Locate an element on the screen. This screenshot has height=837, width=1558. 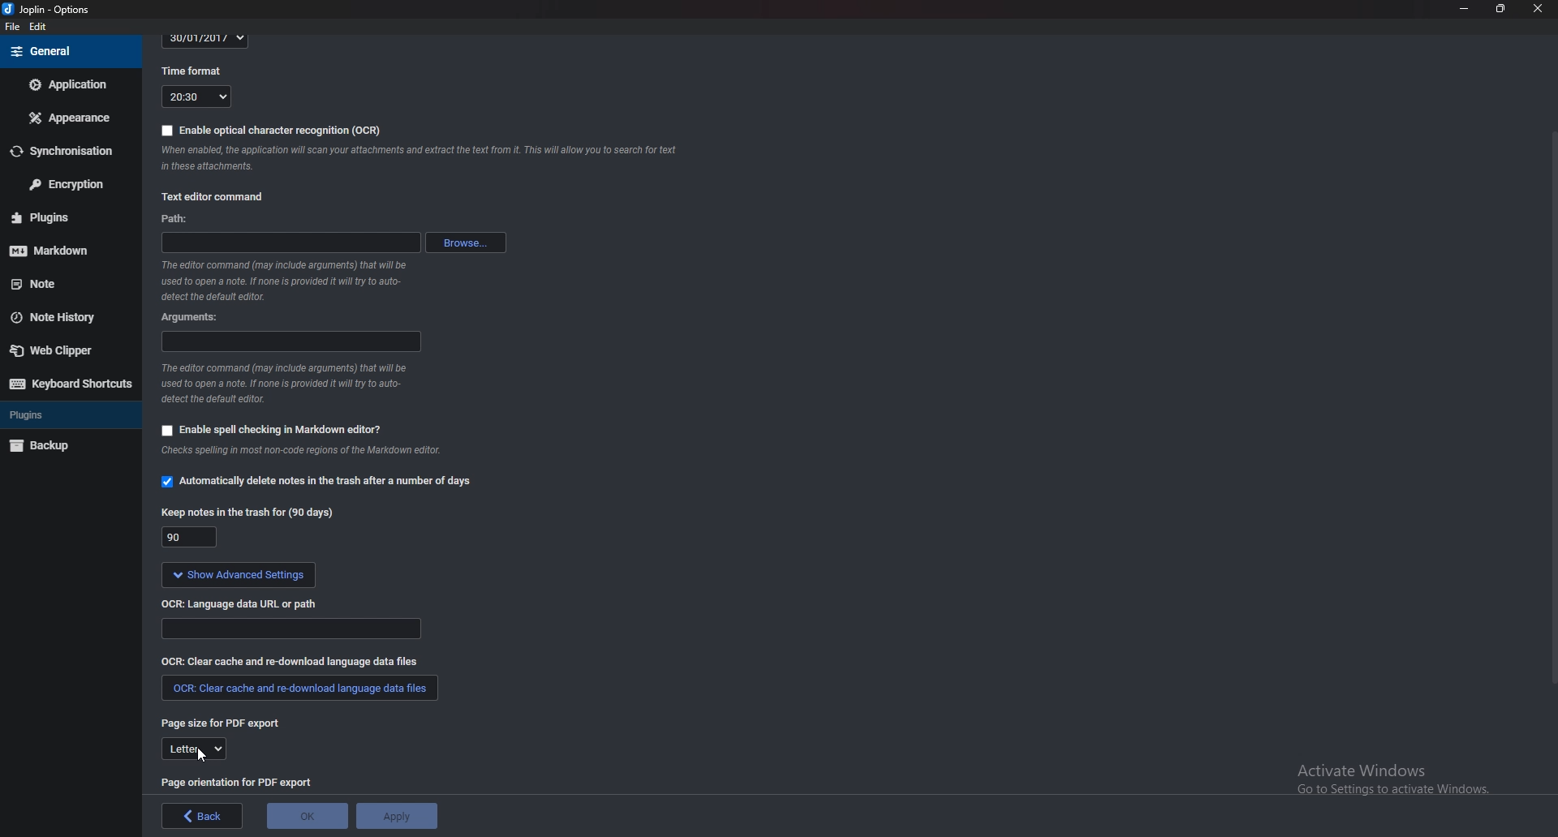
Backup is located at coordinates (62, 446).